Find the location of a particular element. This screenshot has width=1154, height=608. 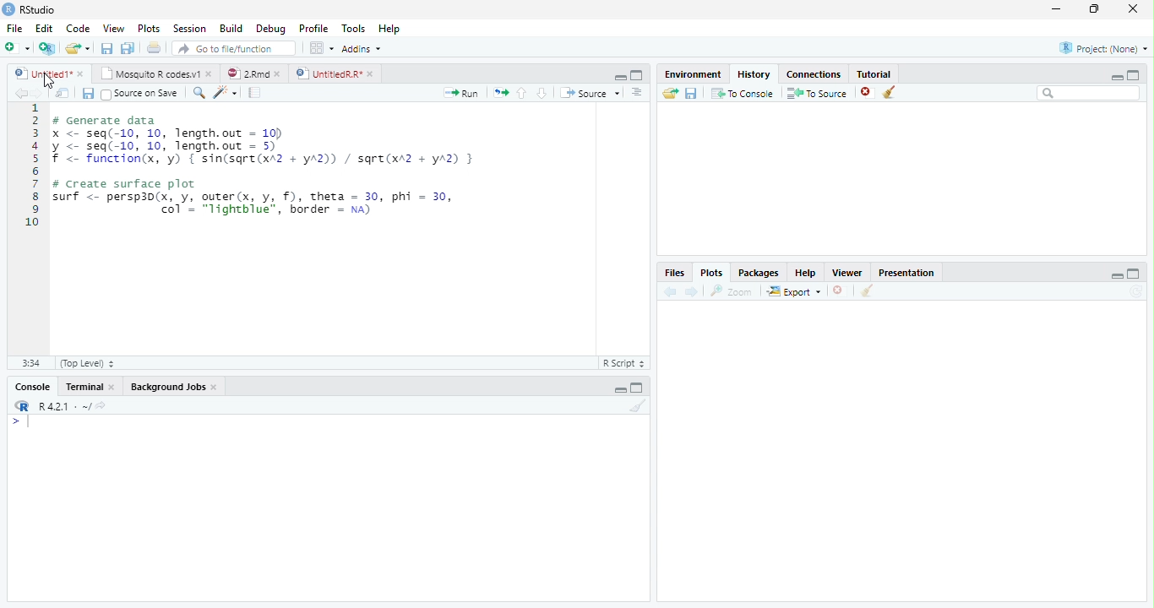

Zoom is located at coordinates (731, 291).